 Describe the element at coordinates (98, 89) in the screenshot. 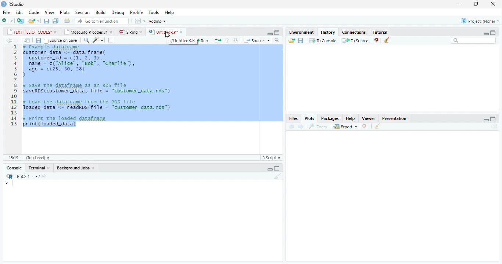

I see `# Save the dataframe as an RDS file
saverDs(customer_data, file = "customer_data.rds")` at that location.